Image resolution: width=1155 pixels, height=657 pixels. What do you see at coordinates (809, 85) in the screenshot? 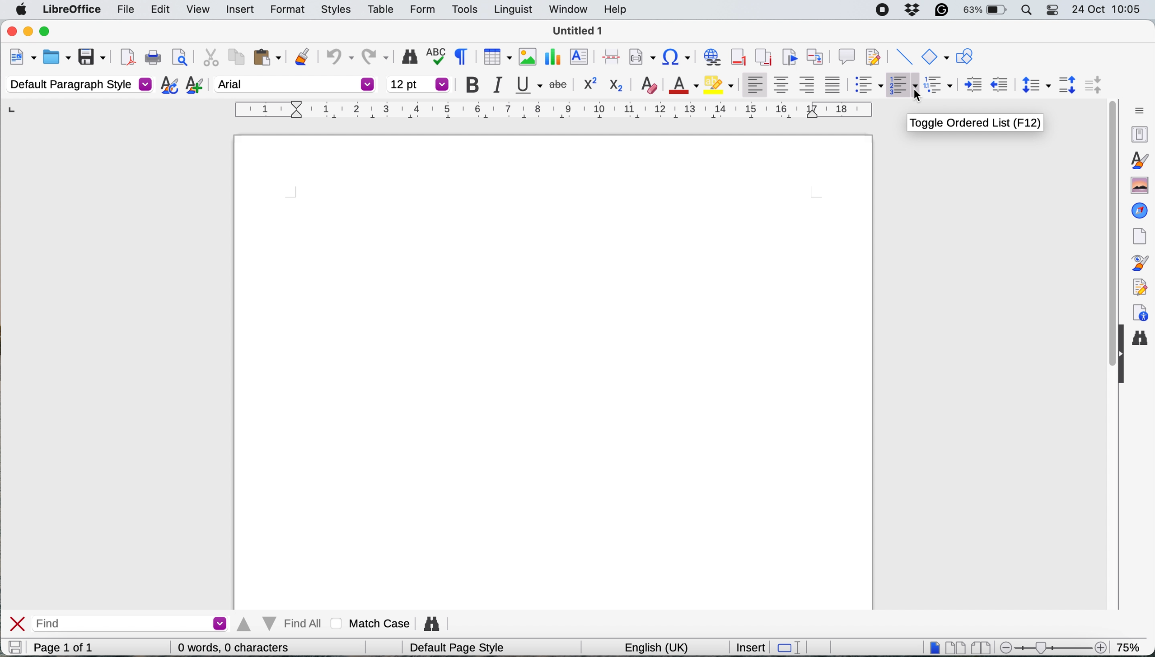
I see `align right` at bounding box center [809, 85].